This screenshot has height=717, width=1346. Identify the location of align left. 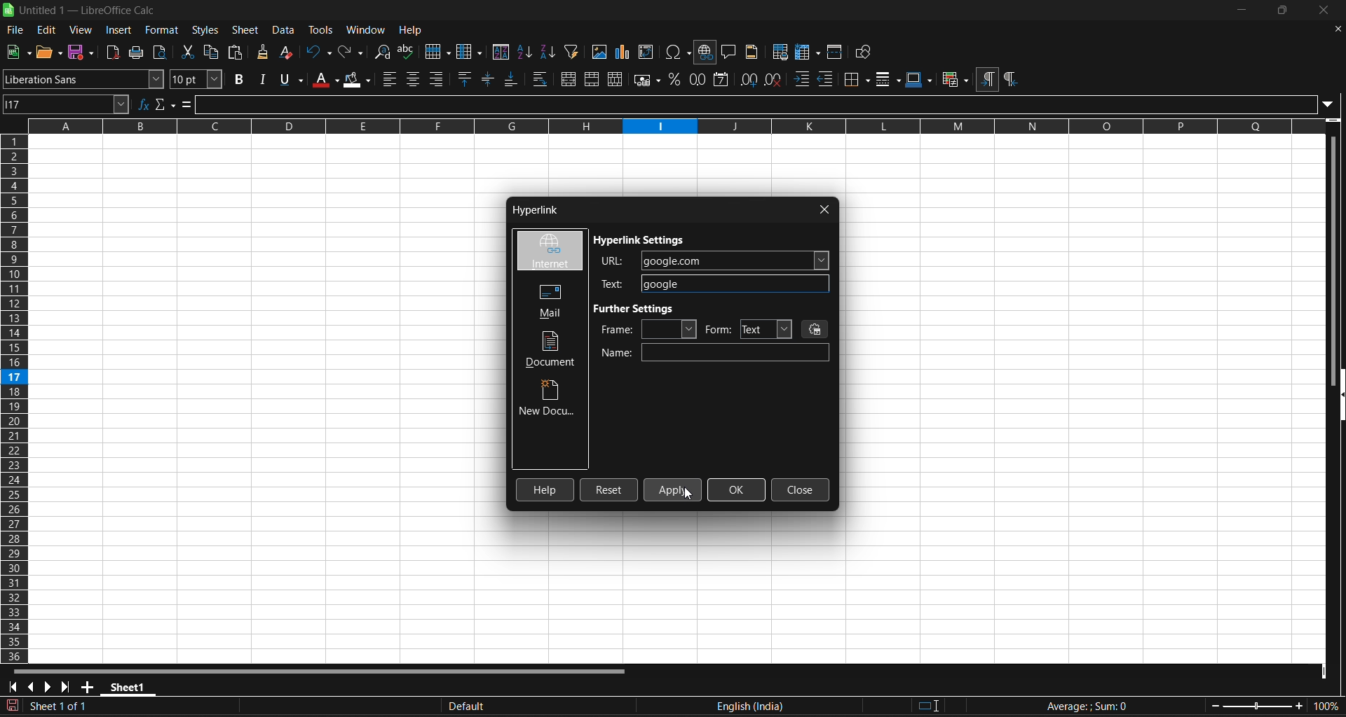
(391, 79).